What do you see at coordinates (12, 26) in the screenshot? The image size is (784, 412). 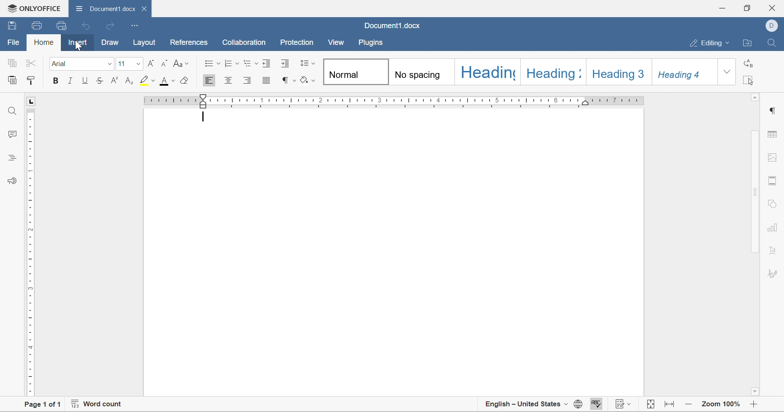 I see `Save` at bounding box center [12, 26].